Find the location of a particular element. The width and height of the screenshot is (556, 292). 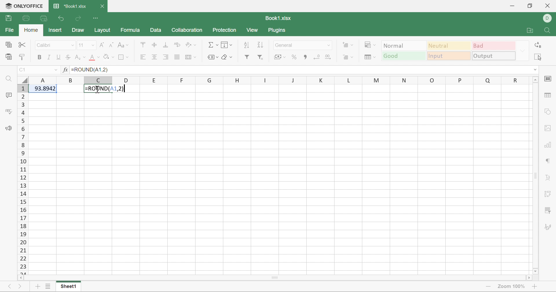

Column Names is located at coordinates (279, 80).